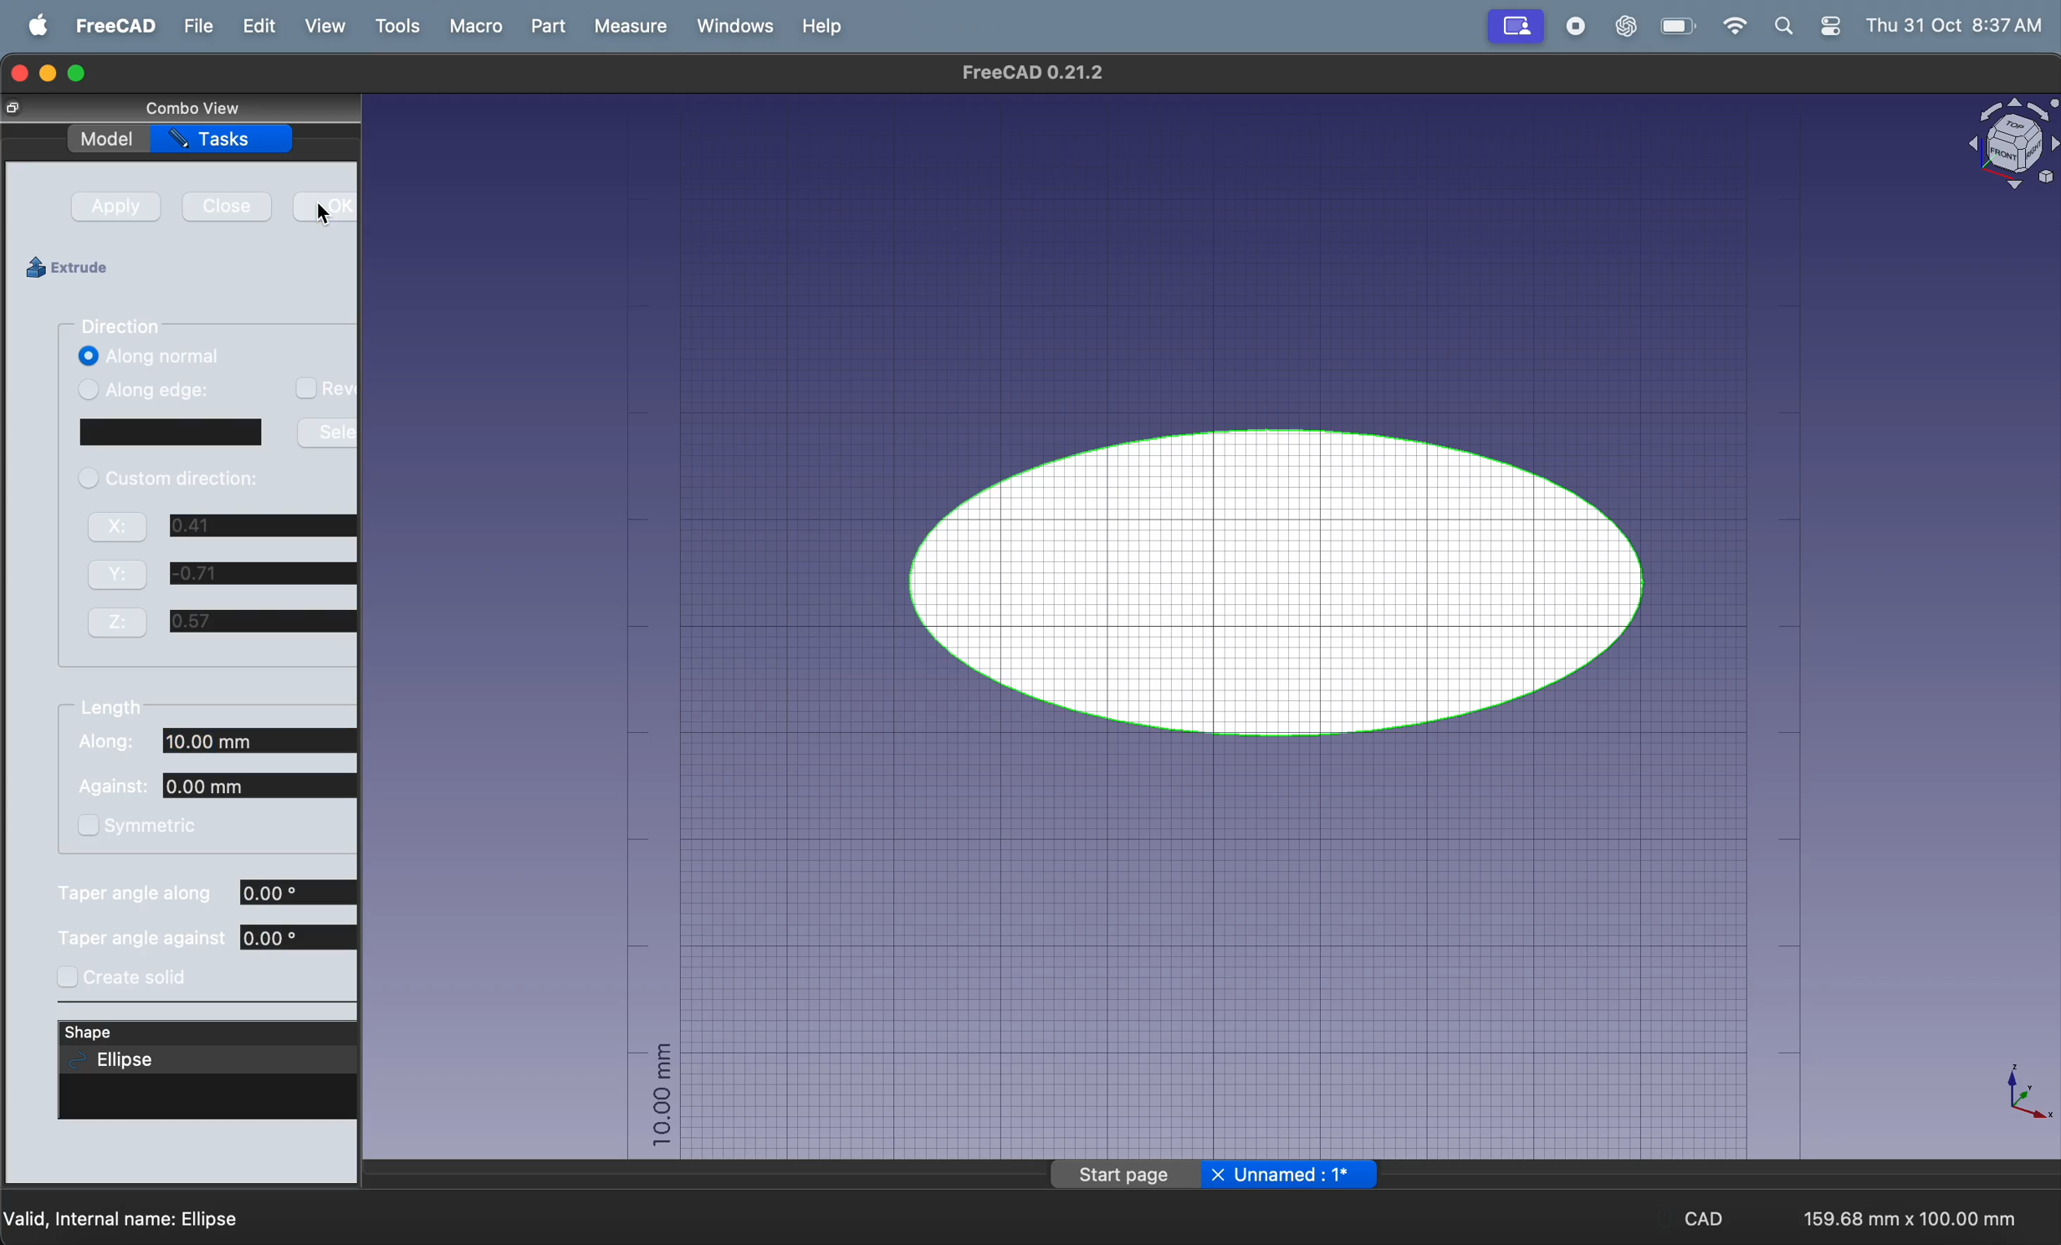  Describe the element at coordinates (30, 27) in the screenshot. I see `apple menu` at that location.